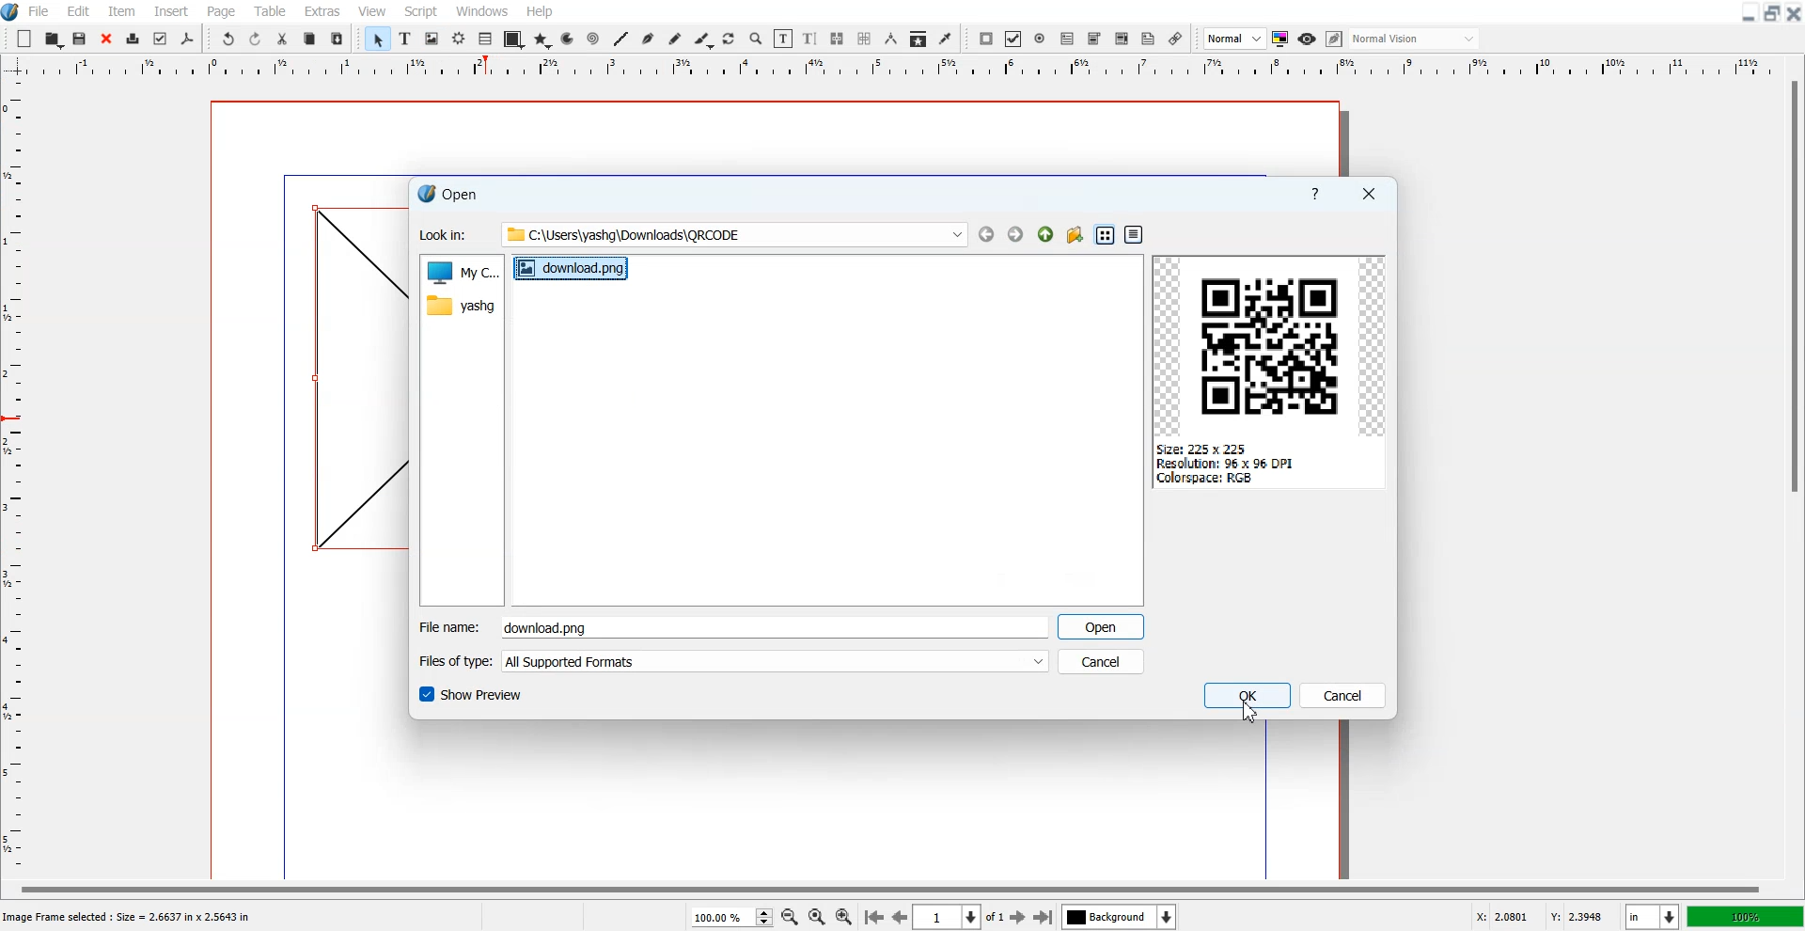  Describe the element at coordinates (337, 38) in the screenshot. I see `Paste` at that location.